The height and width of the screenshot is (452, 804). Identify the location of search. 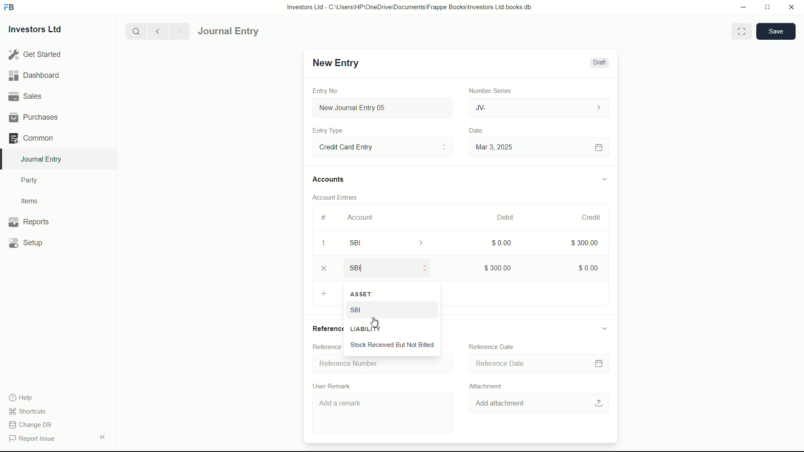
(135, 31).